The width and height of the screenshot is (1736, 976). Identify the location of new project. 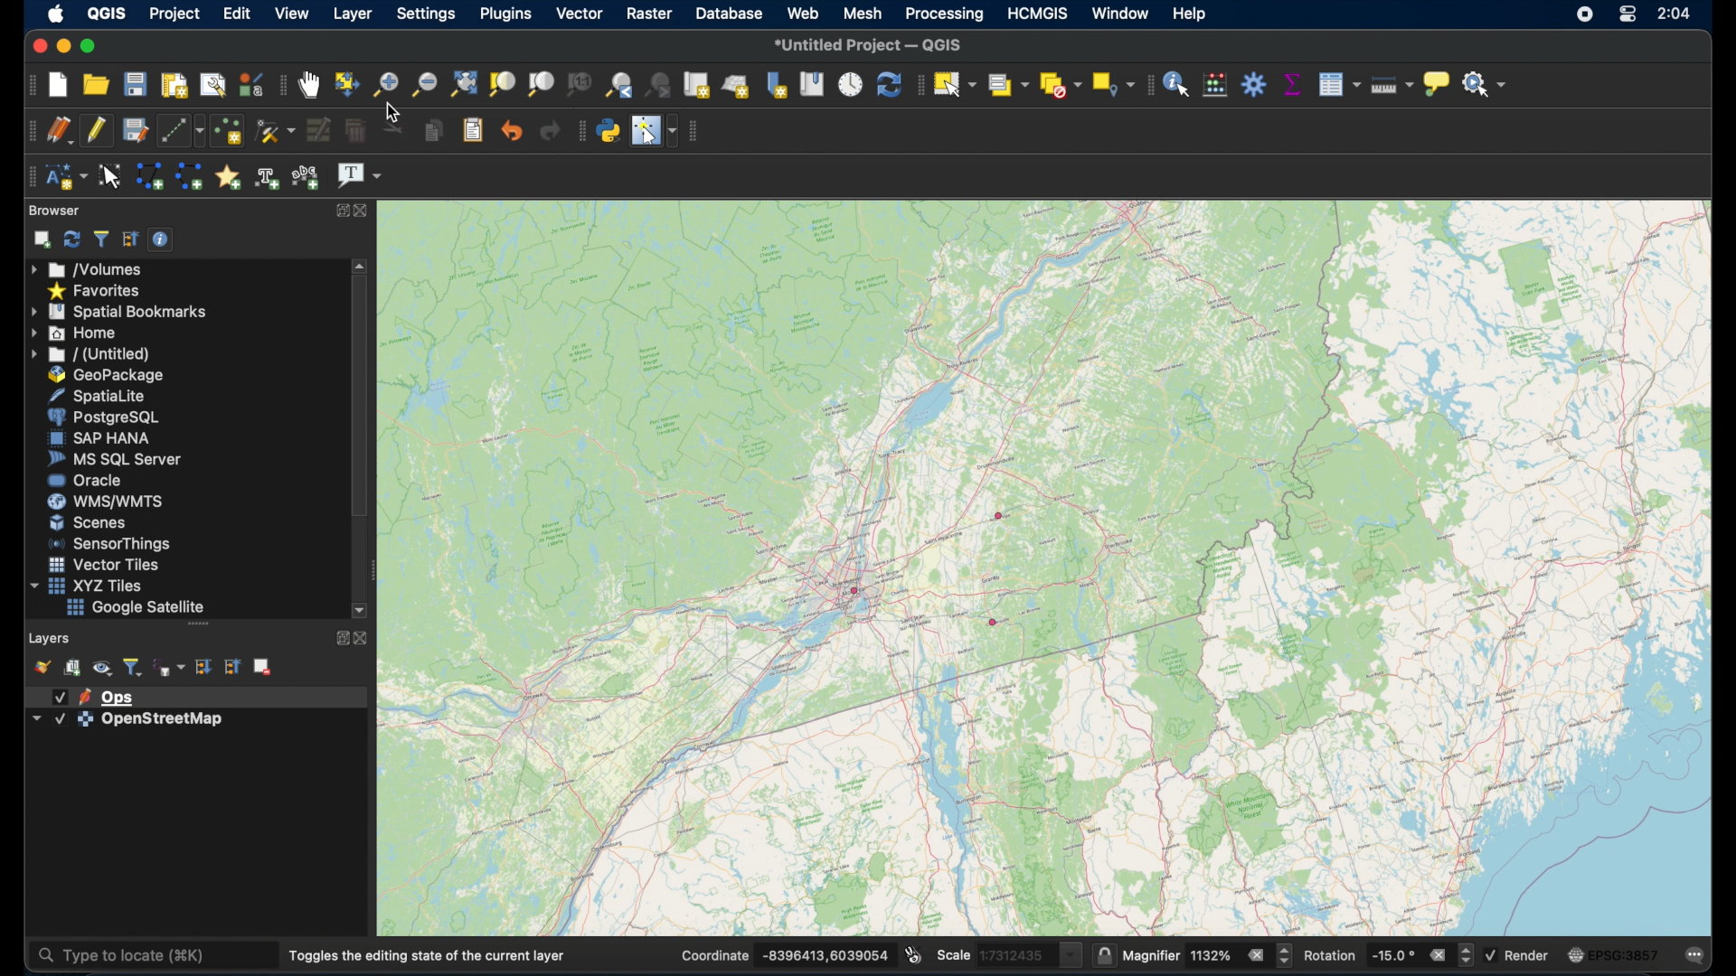
(59, 86).